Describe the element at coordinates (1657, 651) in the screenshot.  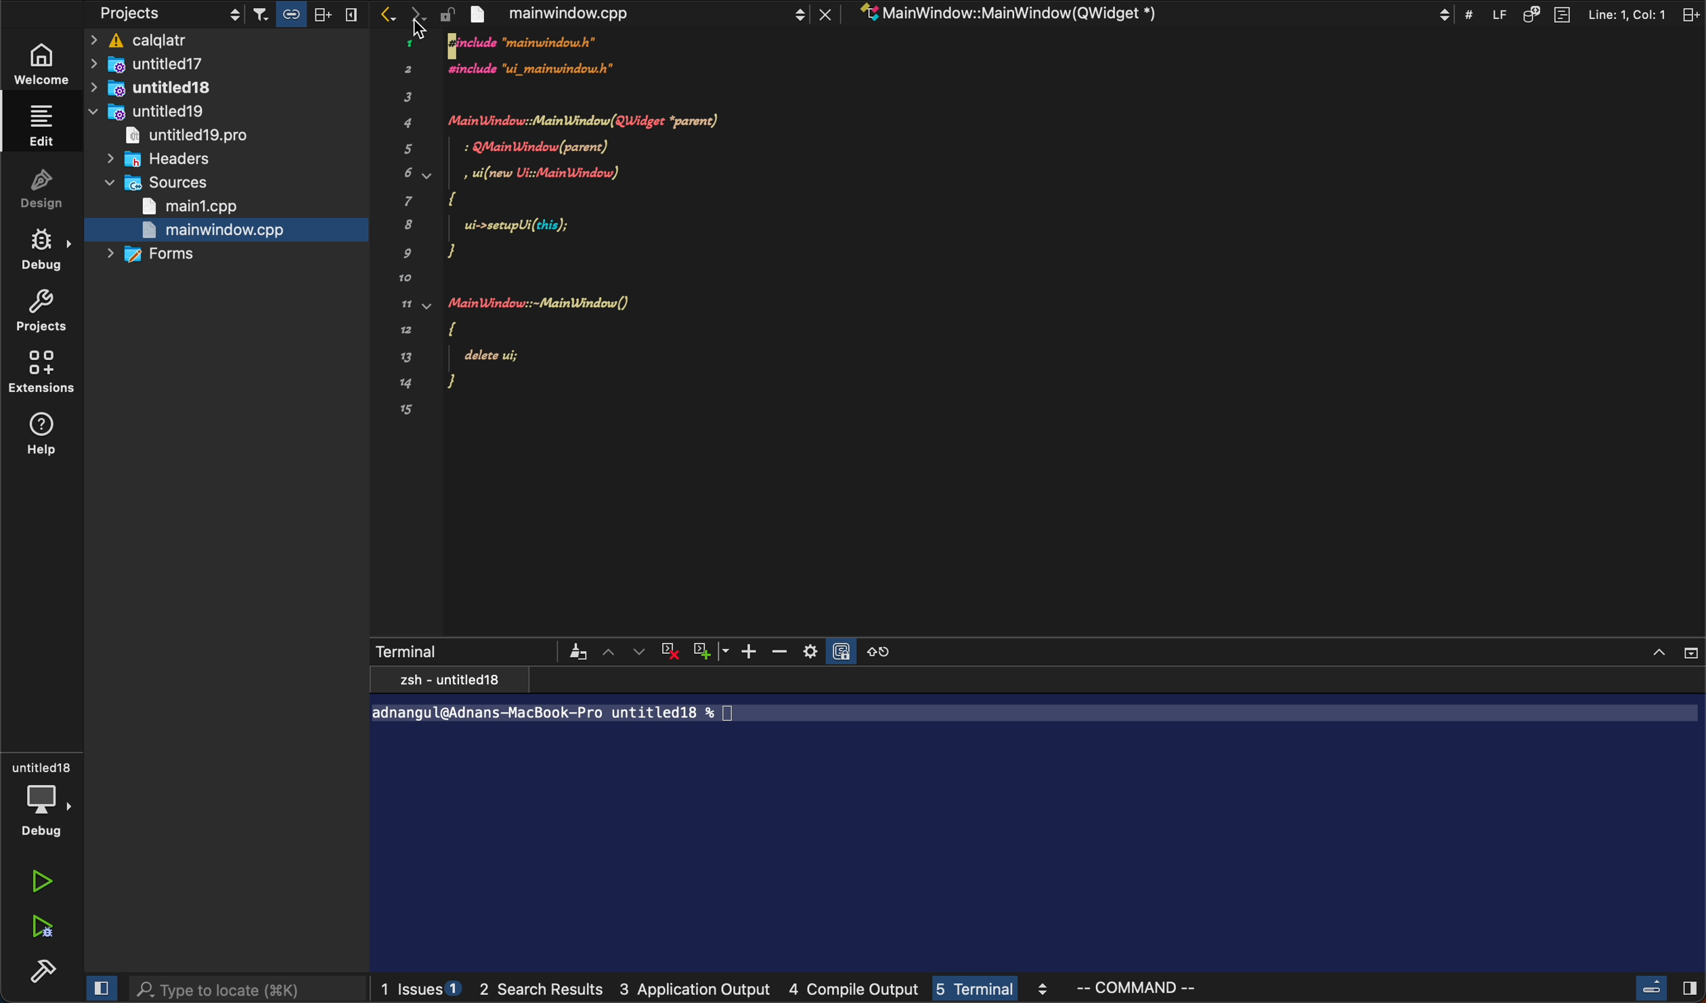
I see `Arrow Up` at that location.